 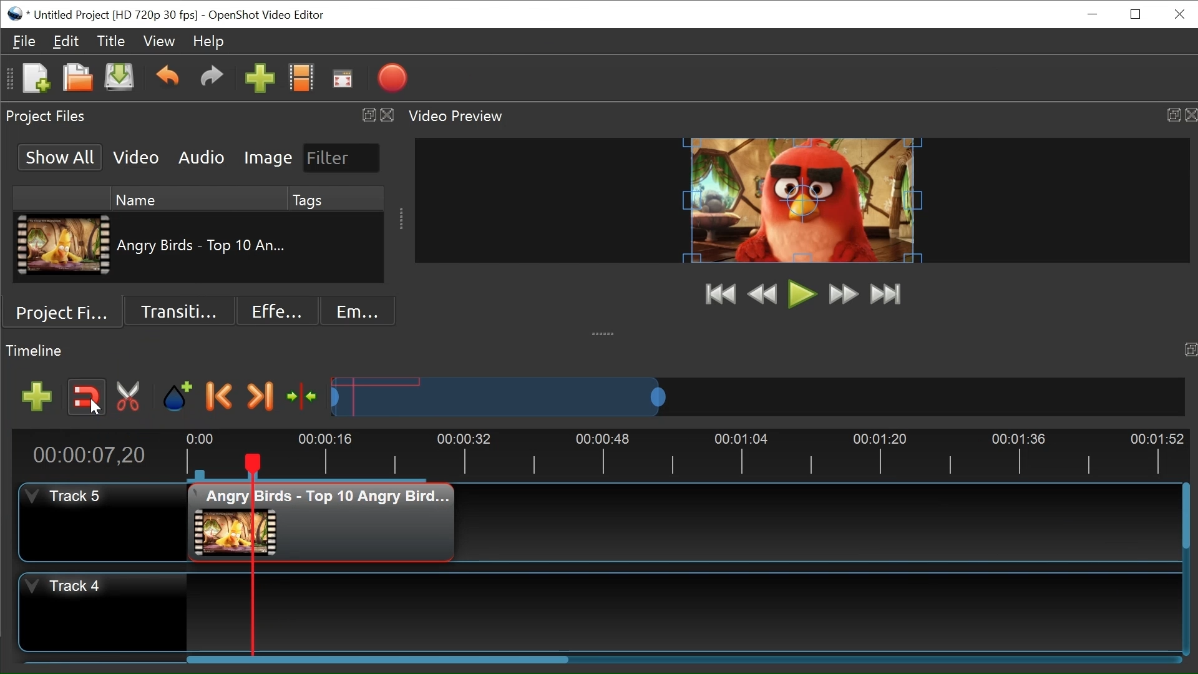 What do you see at coordinates (200, 157) in the screenshot?
I see `Audio` at bounding box center [200, 157].